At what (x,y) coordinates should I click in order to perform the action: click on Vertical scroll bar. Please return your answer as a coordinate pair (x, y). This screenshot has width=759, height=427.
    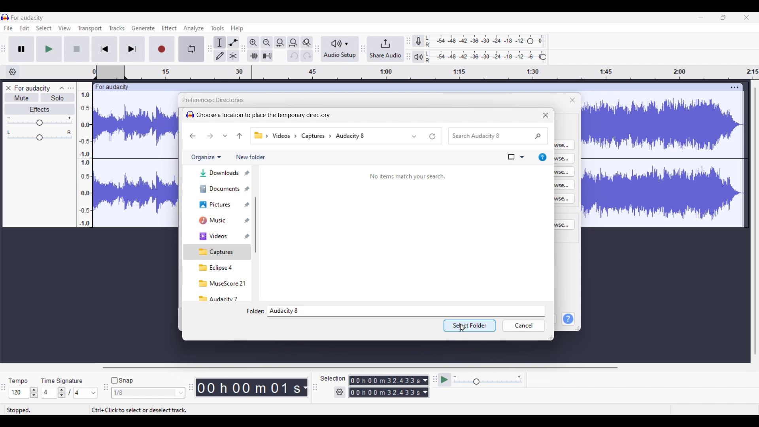
    Looking at the image, I should click on (755, 221).